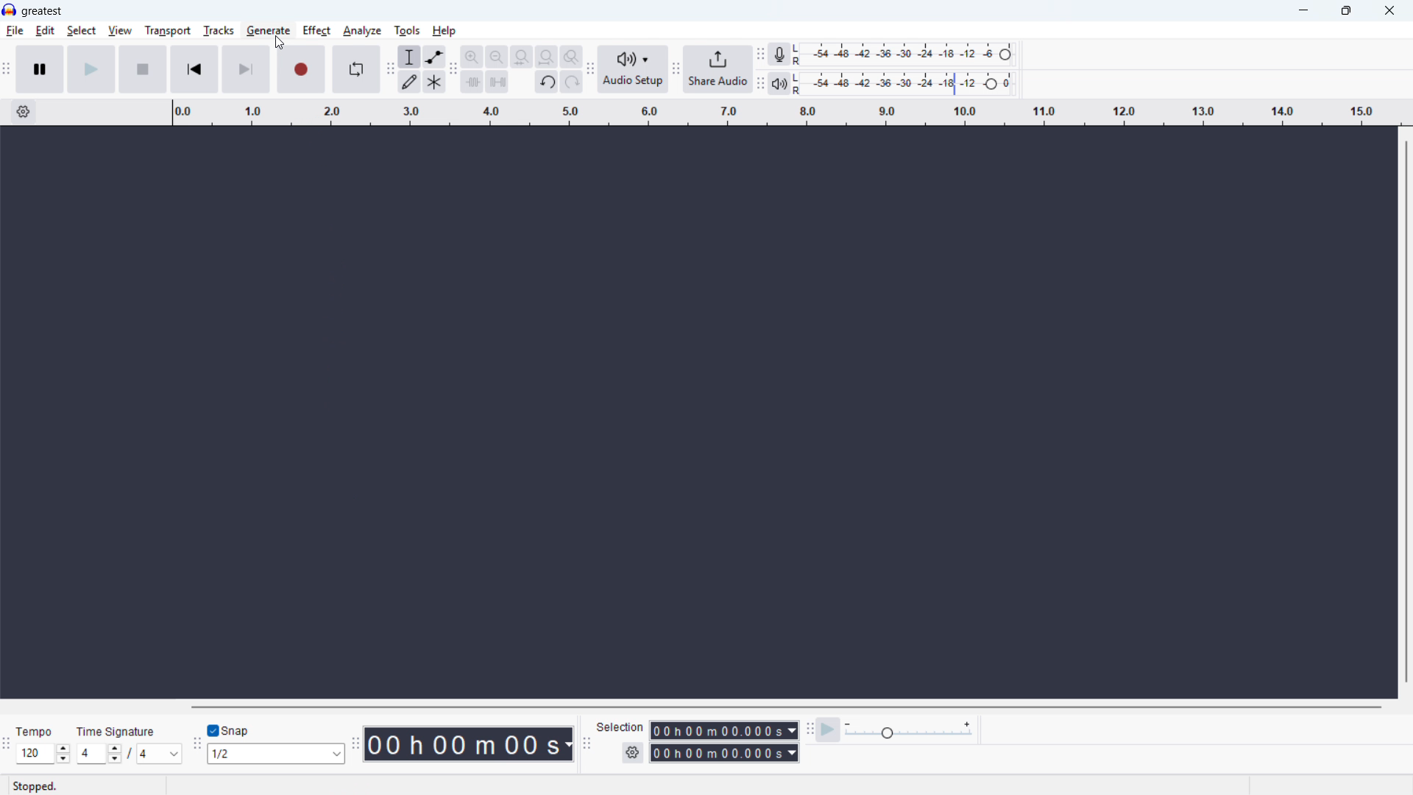  What do you see at coordinates (523, 57) in the screenshot?
I see `fit selection to width` at bounding box center [523, 57].